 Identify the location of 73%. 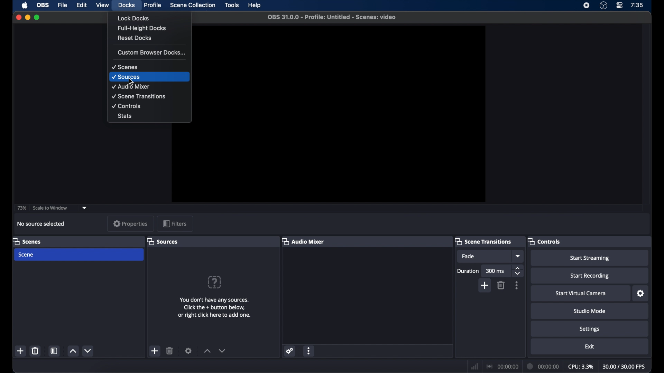
(22, 208).